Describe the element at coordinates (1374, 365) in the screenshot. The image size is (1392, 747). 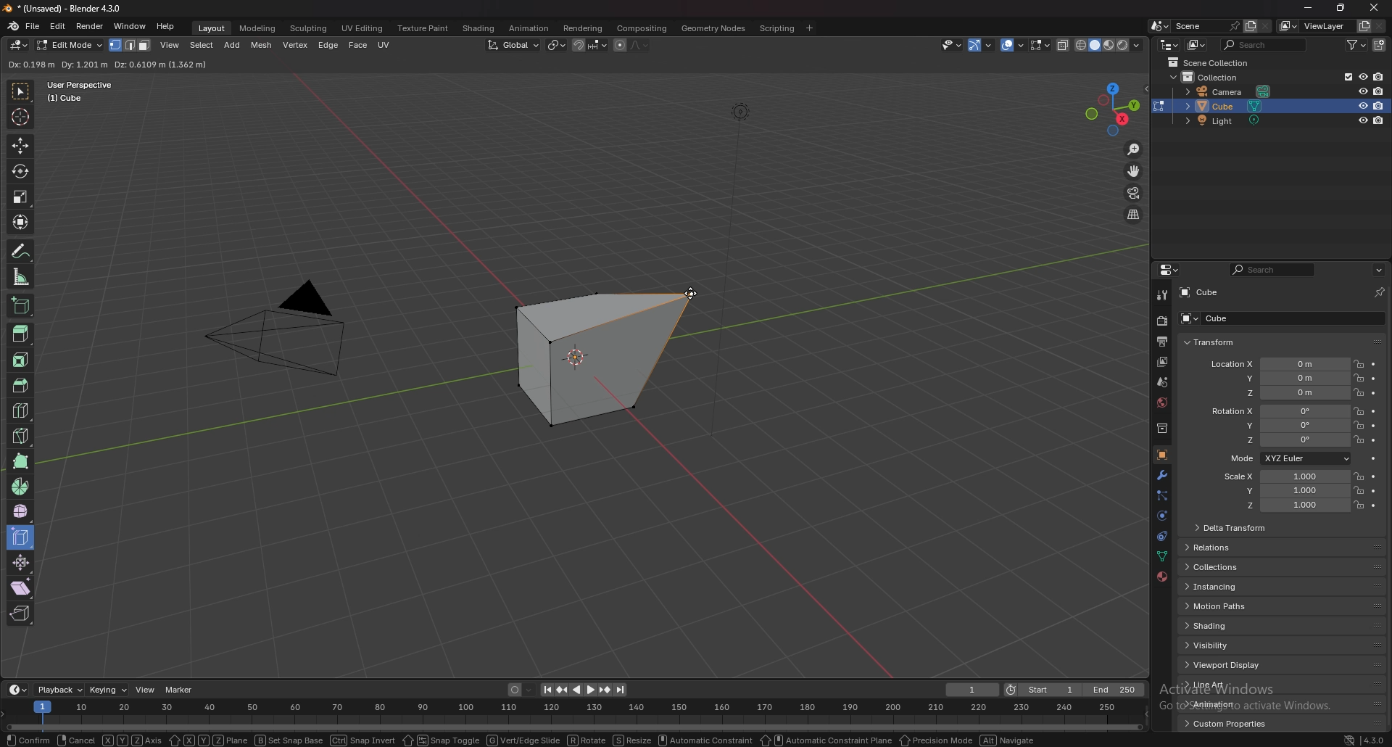
I see `animate property` at that location.